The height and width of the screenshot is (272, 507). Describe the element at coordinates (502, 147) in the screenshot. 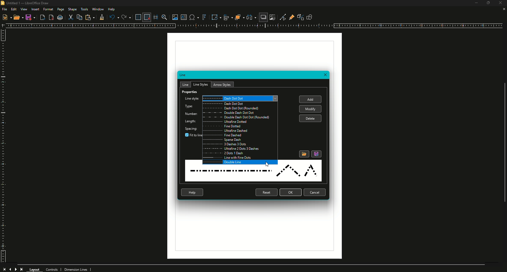

I see `scroll` at that location.